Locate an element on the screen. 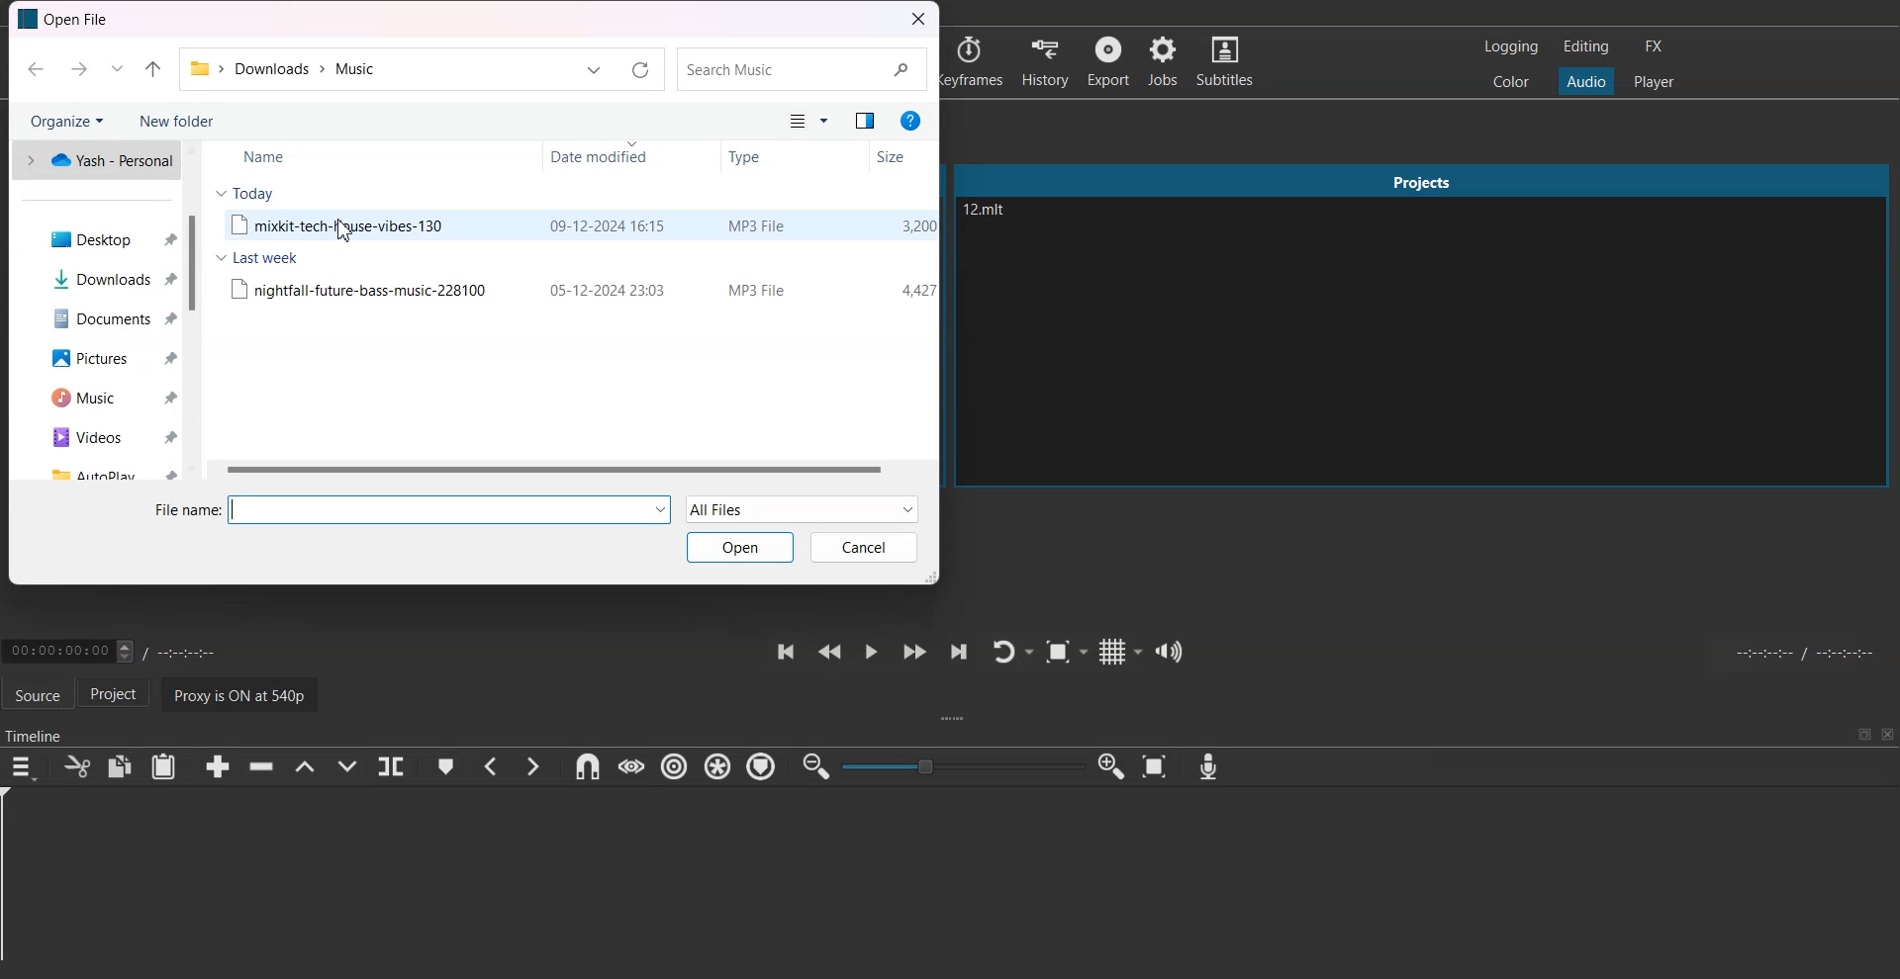 The width and height of the screenshot is (1900, 979). Switch to the effect layout is located at coordinates (1659, 46).